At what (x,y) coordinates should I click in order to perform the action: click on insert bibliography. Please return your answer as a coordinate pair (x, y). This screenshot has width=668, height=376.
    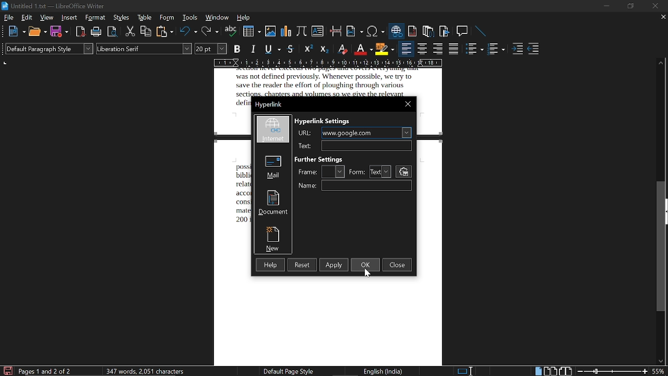
    Looking at the image, I should click on (443, 31).